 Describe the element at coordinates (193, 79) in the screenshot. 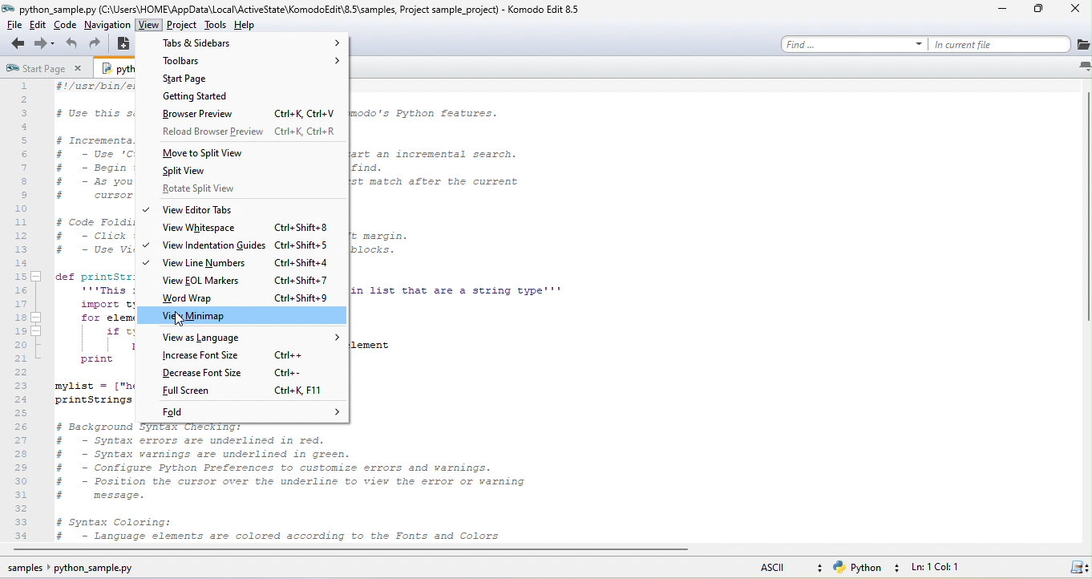

I see `start page` at that location.